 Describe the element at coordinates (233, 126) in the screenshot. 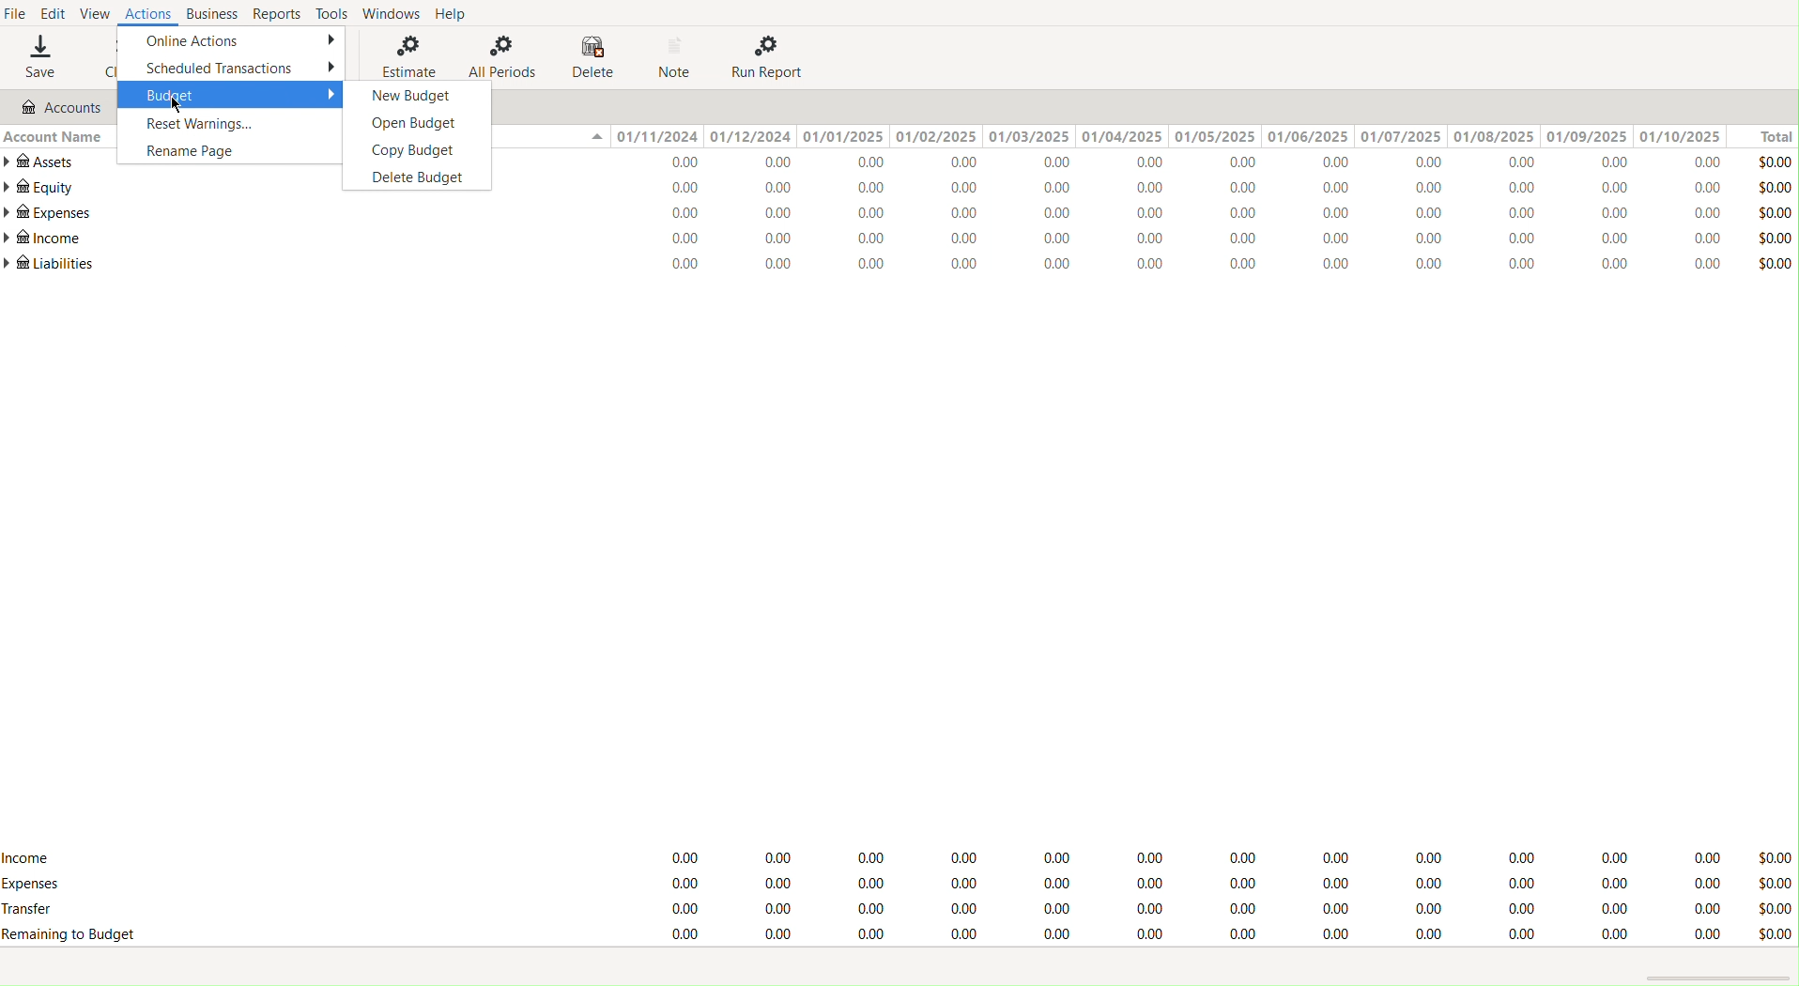

I see `Reset Warning` at that location.